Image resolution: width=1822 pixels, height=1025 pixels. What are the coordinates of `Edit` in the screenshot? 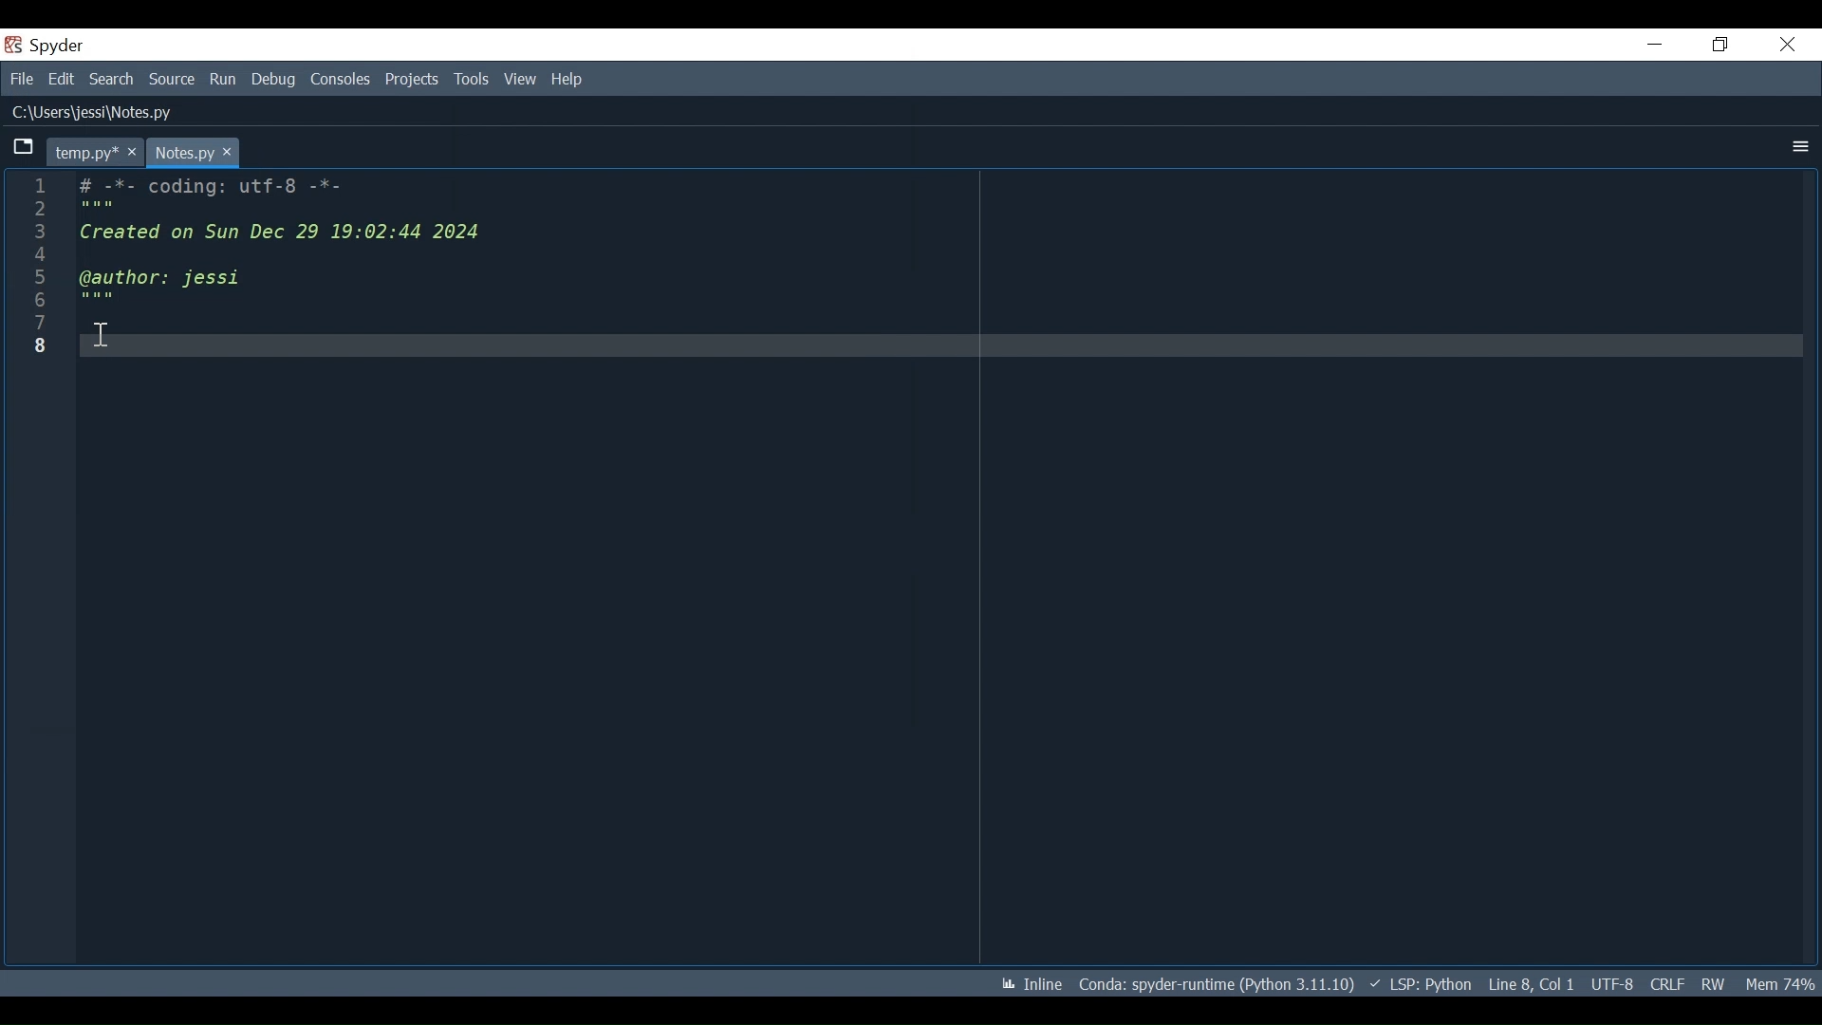 It's located at (61, 80).